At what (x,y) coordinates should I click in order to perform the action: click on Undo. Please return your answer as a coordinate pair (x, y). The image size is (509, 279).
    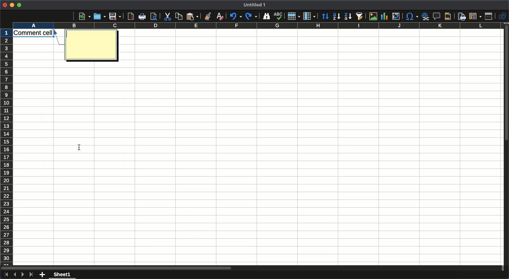
    Looking at the image, I should click on (235, 16).